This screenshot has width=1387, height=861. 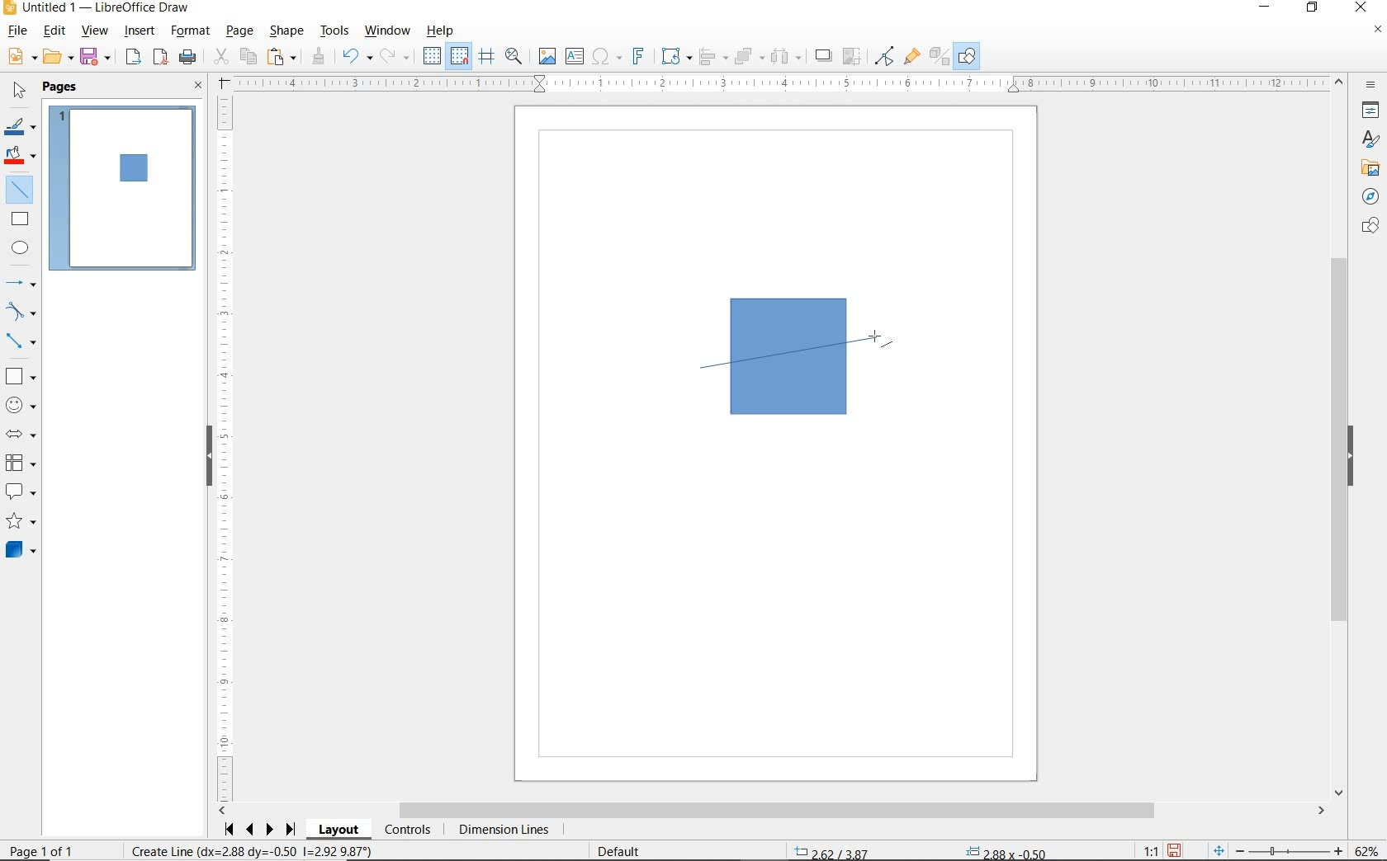 What do you see at coordinates (968, 57) in the screenshot?
I see `SHOW DRAW FUNCTIONS` at bounding box center [968, 57].